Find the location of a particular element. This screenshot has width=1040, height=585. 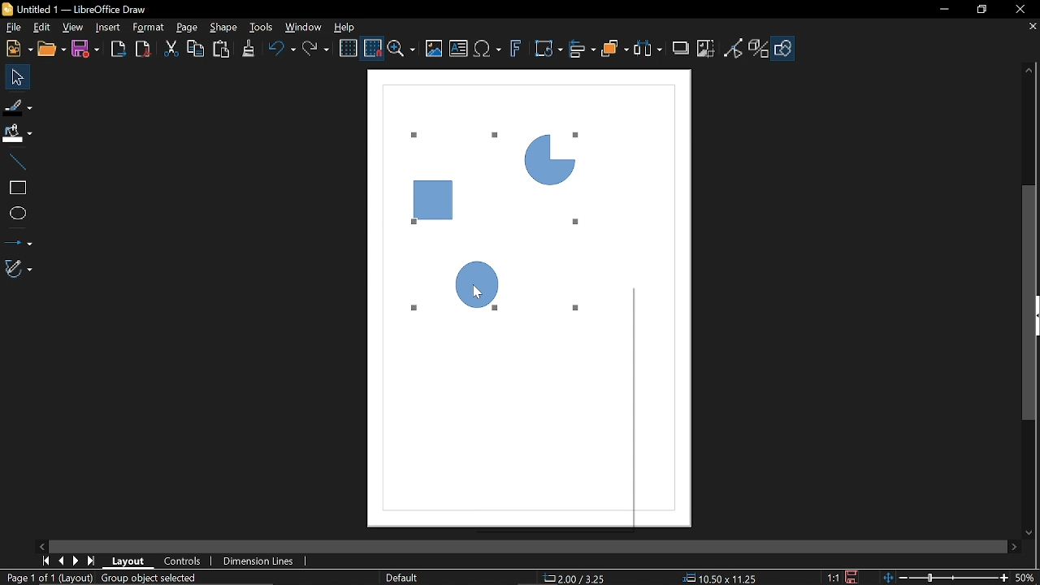

Paste is located at coordinates (223, 50).